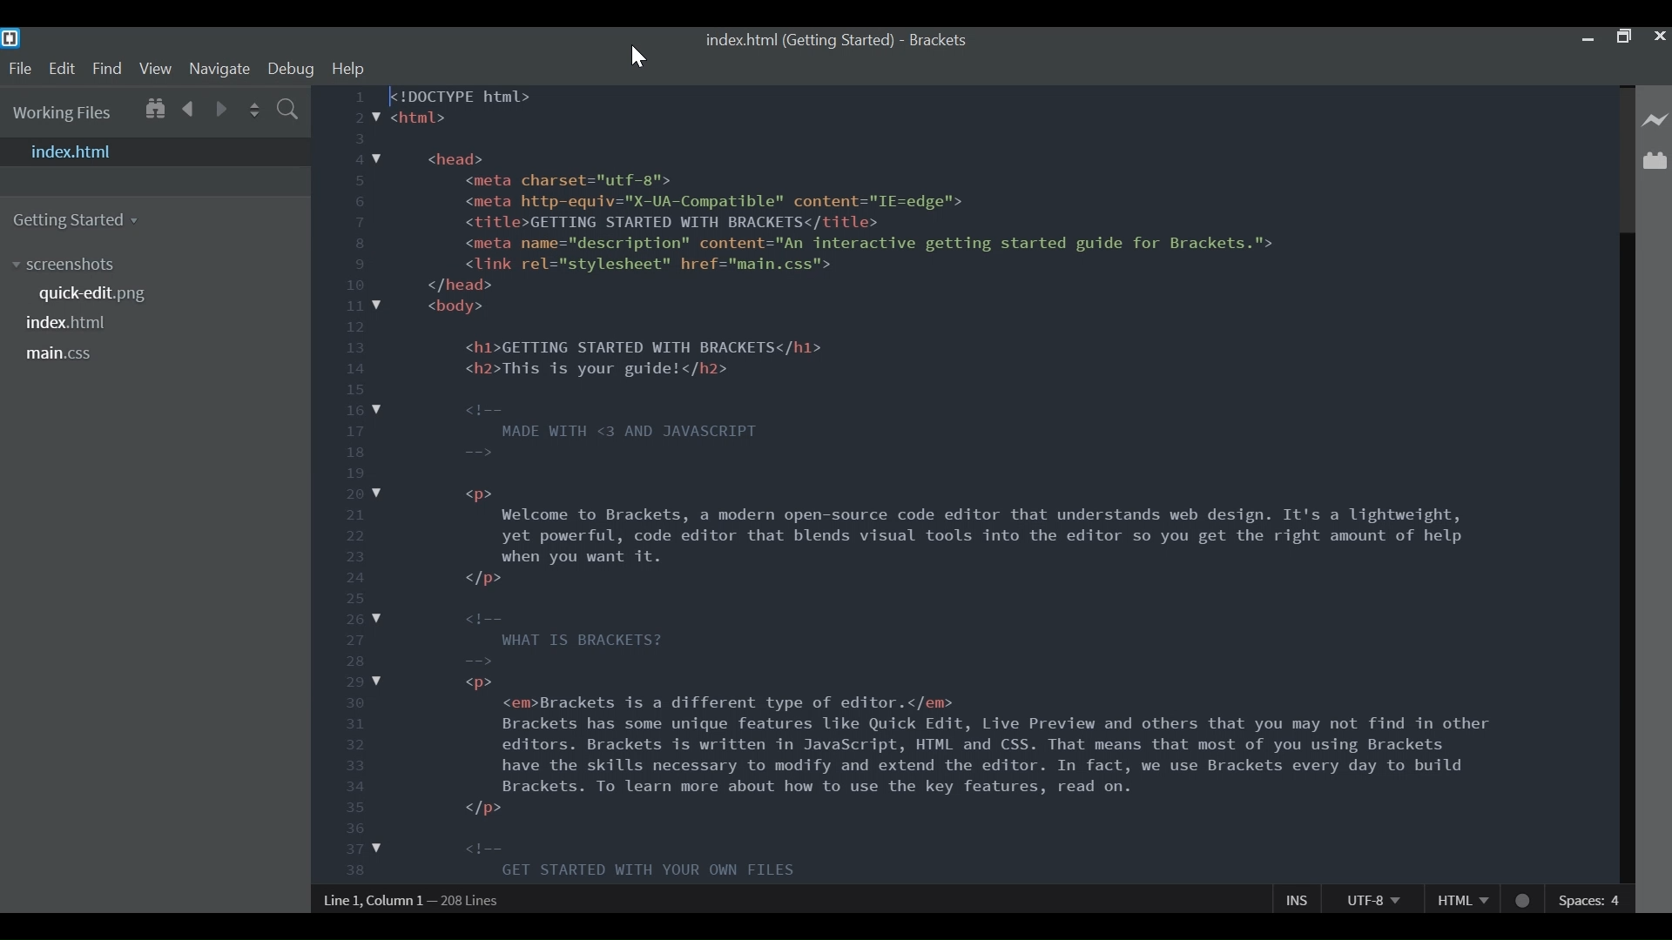 This screenshot has width=1672, height=940. What do you see at coordinates (349, 487) in the screenshot?
I see `lines numbers` at bounding box center [349, 487].